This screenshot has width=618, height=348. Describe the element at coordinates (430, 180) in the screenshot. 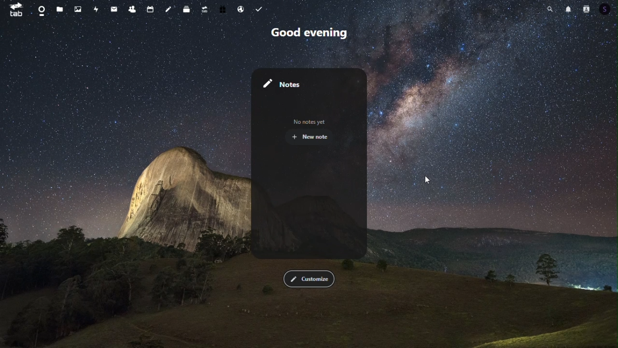

I see `Cursor` at that location.